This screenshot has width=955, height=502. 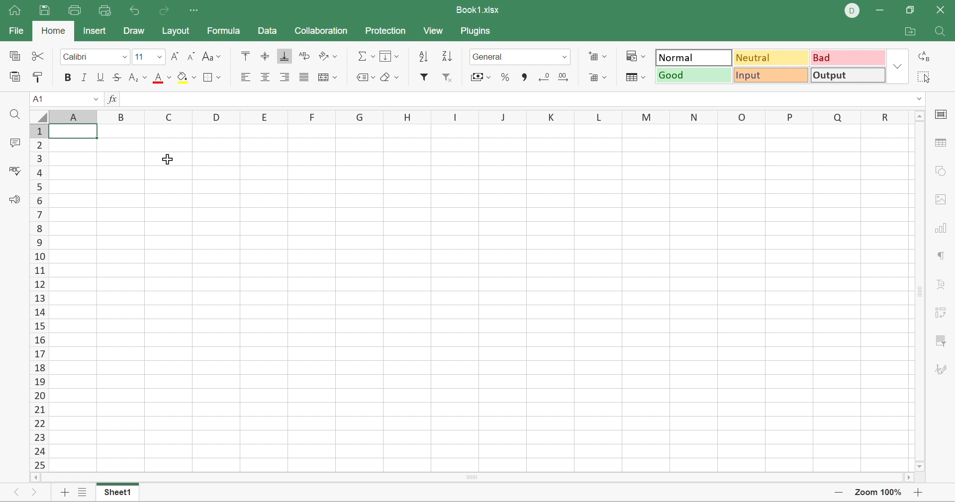 What do you see at coordinates (323, 30) in the screenshot?
I see `Collaboration` at bounding box center [323, 30].